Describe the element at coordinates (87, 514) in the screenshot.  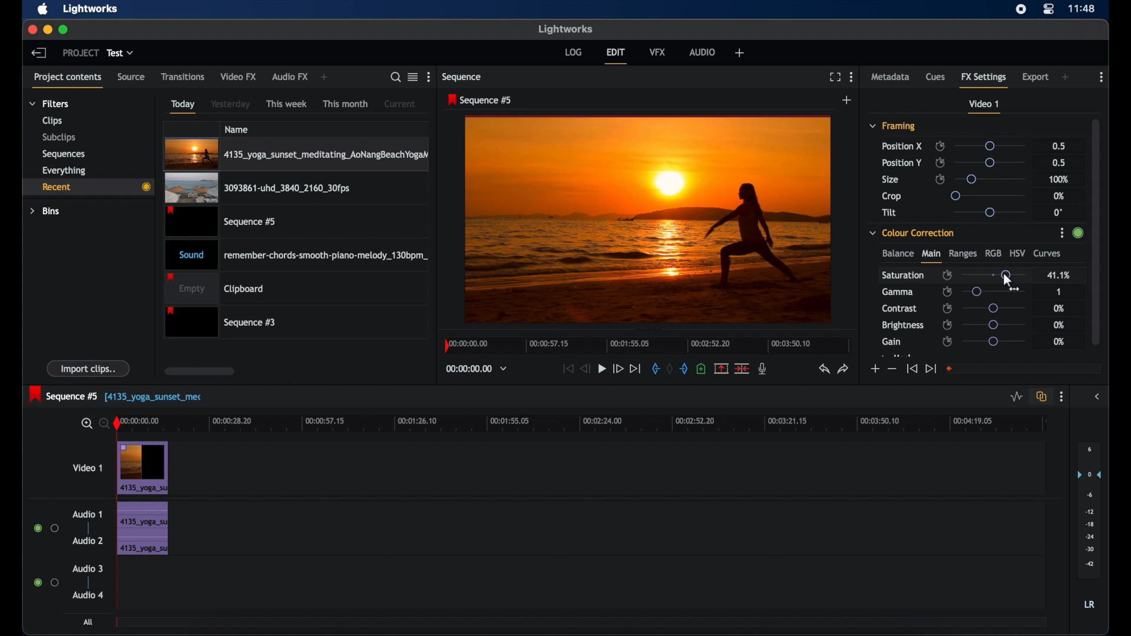
I see `audio 1` at that location.